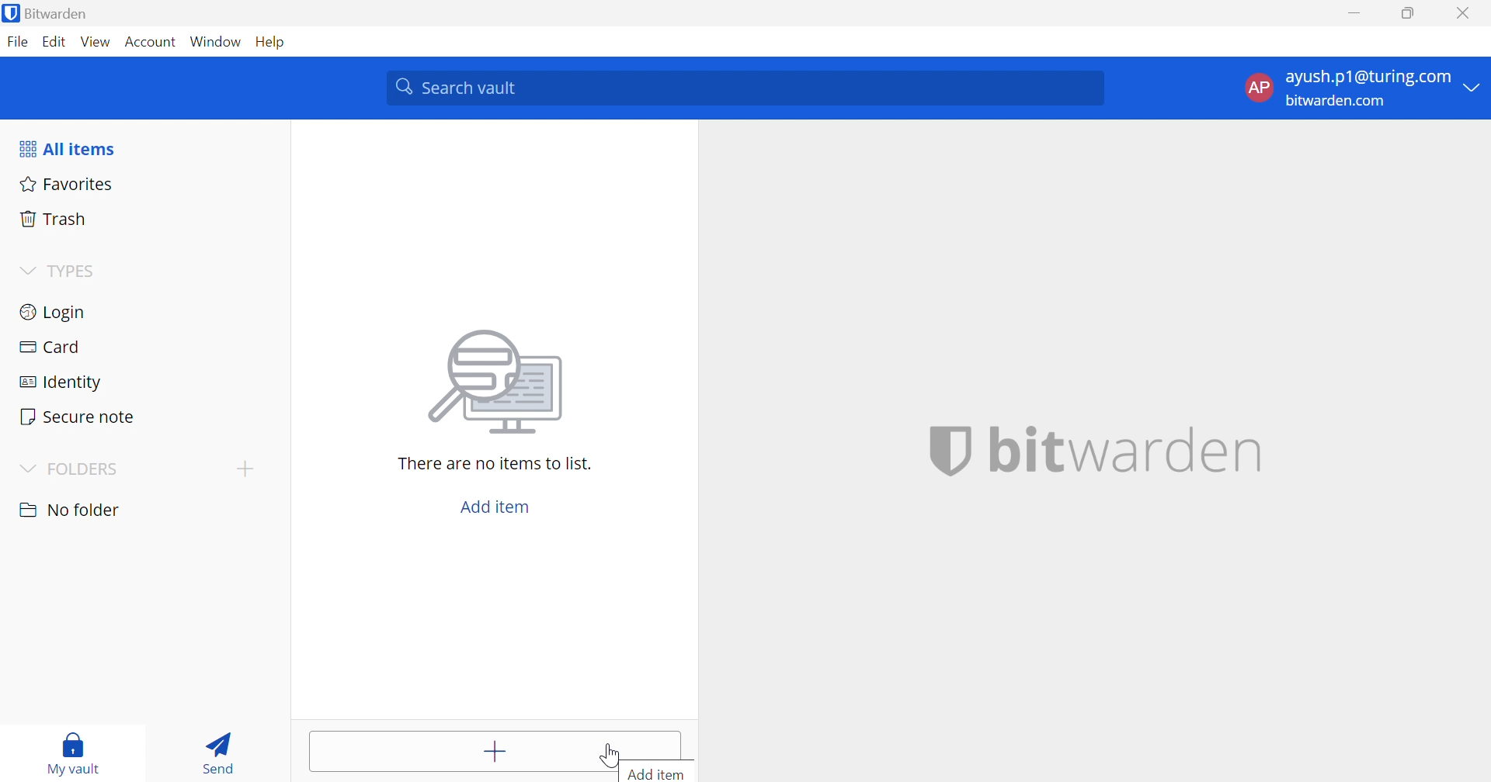 The image size is (1491, 782). Describe the element at coordinates (95, 41) in the screenshot. I see `View` at that location.